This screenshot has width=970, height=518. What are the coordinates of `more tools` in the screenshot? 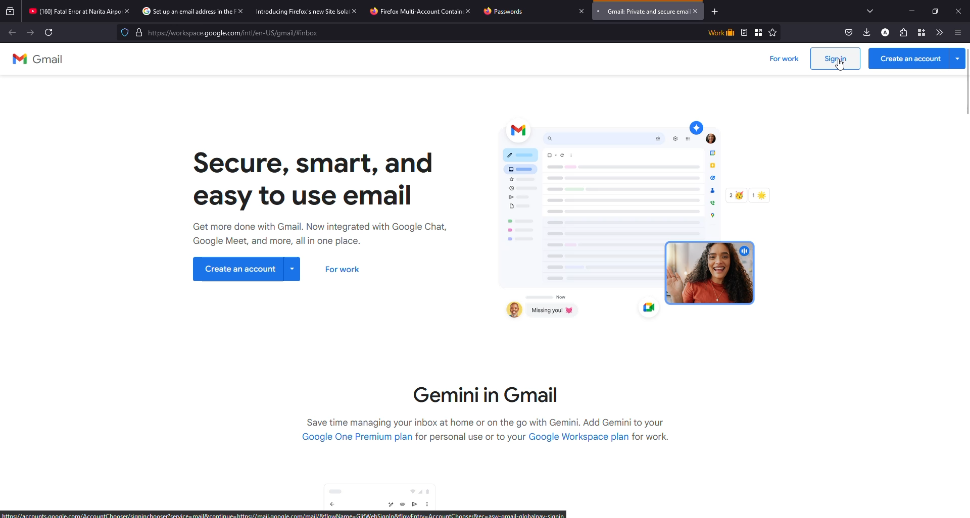 It's located at (938, 31).